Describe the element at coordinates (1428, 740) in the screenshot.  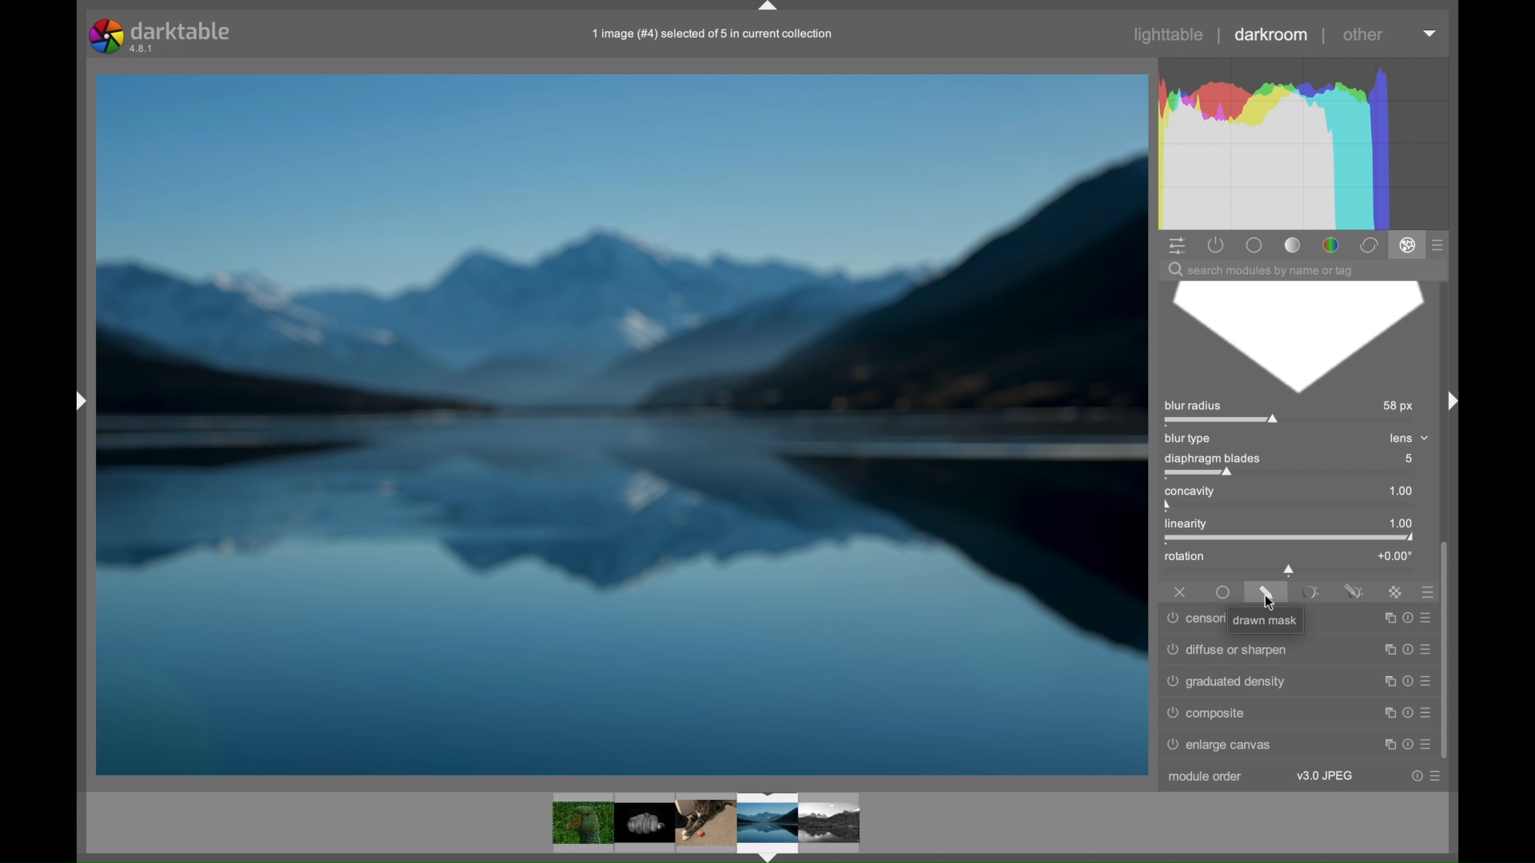
I see `more options` at that location.